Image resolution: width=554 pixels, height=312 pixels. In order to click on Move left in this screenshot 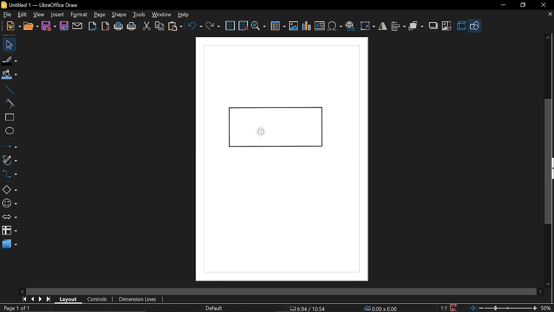, I will do `click(23, 290)`.